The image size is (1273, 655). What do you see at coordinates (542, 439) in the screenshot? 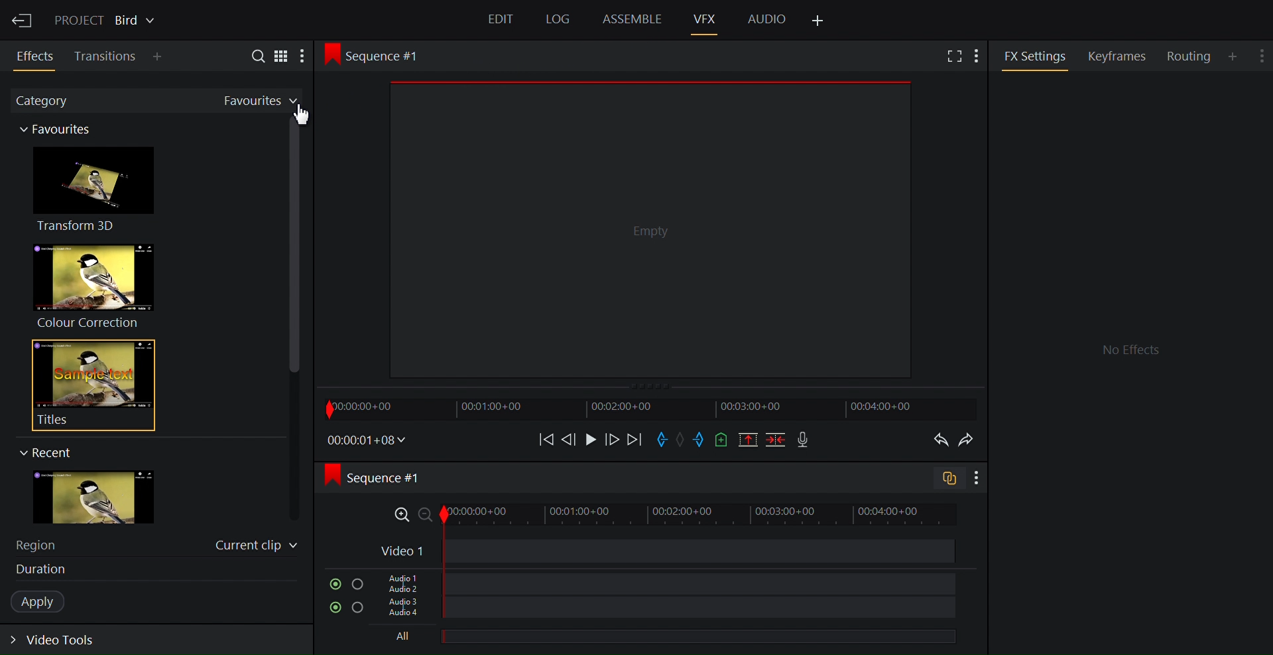
I see `Move backward` at bounding box center [542, 439].